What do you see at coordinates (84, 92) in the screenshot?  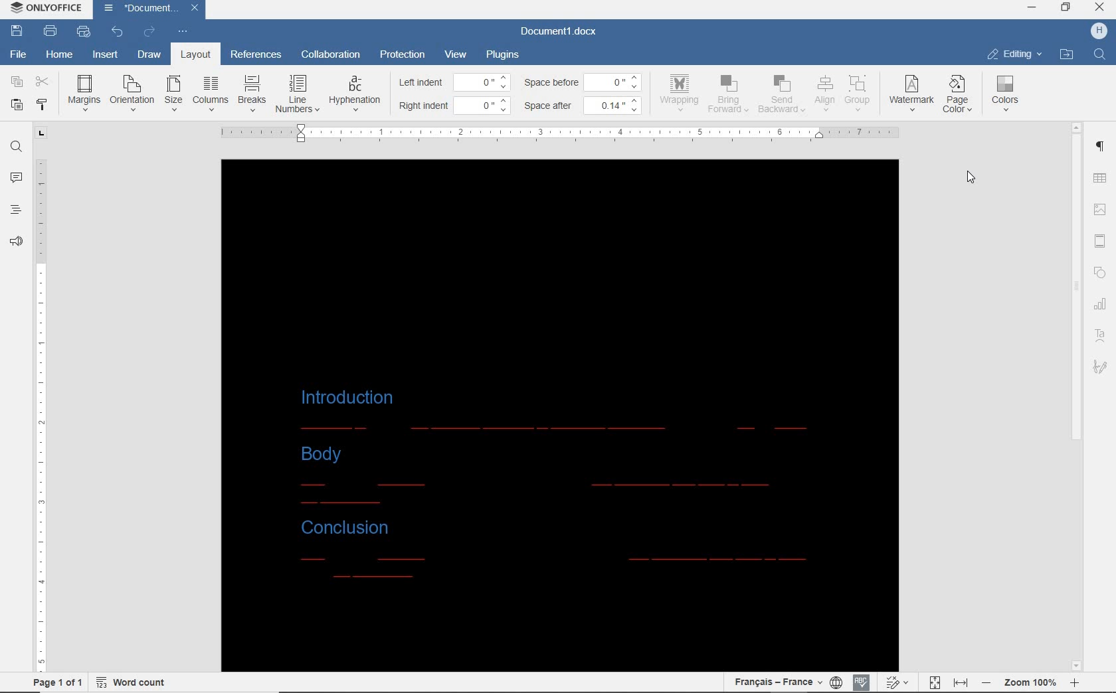 I see `margins` at bounding box center [84, 92].